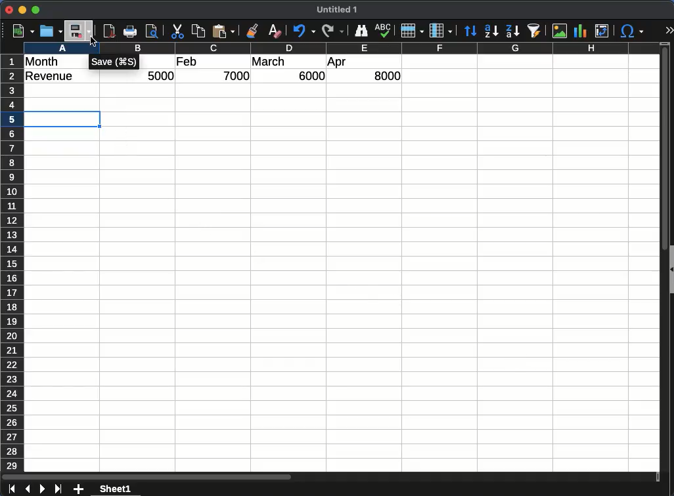 This screenshot has width=674, height=496. I want to click on column, so click(441, 30).